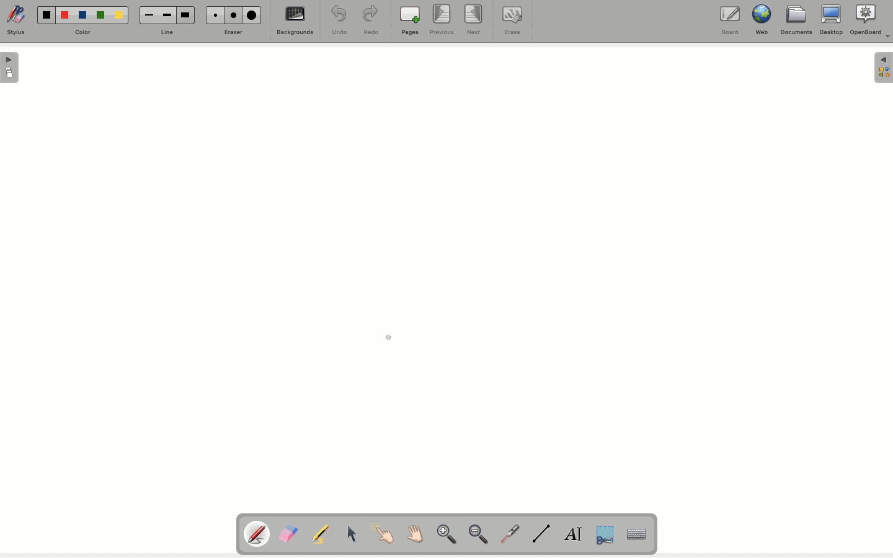 The image size is (893, 558). I want to click on cursor, so click(390, 341).